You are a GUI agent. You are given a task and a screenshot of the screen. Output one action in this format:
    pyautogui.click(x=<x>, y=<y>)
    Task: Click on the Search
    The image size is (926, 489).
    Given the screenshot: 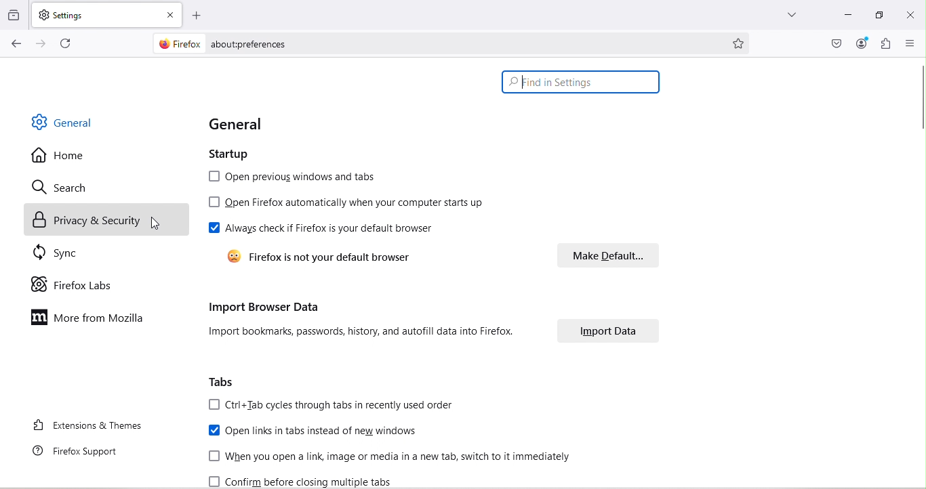 What is the action you would take?
    pyautogui.click(x=64, y=188)
    